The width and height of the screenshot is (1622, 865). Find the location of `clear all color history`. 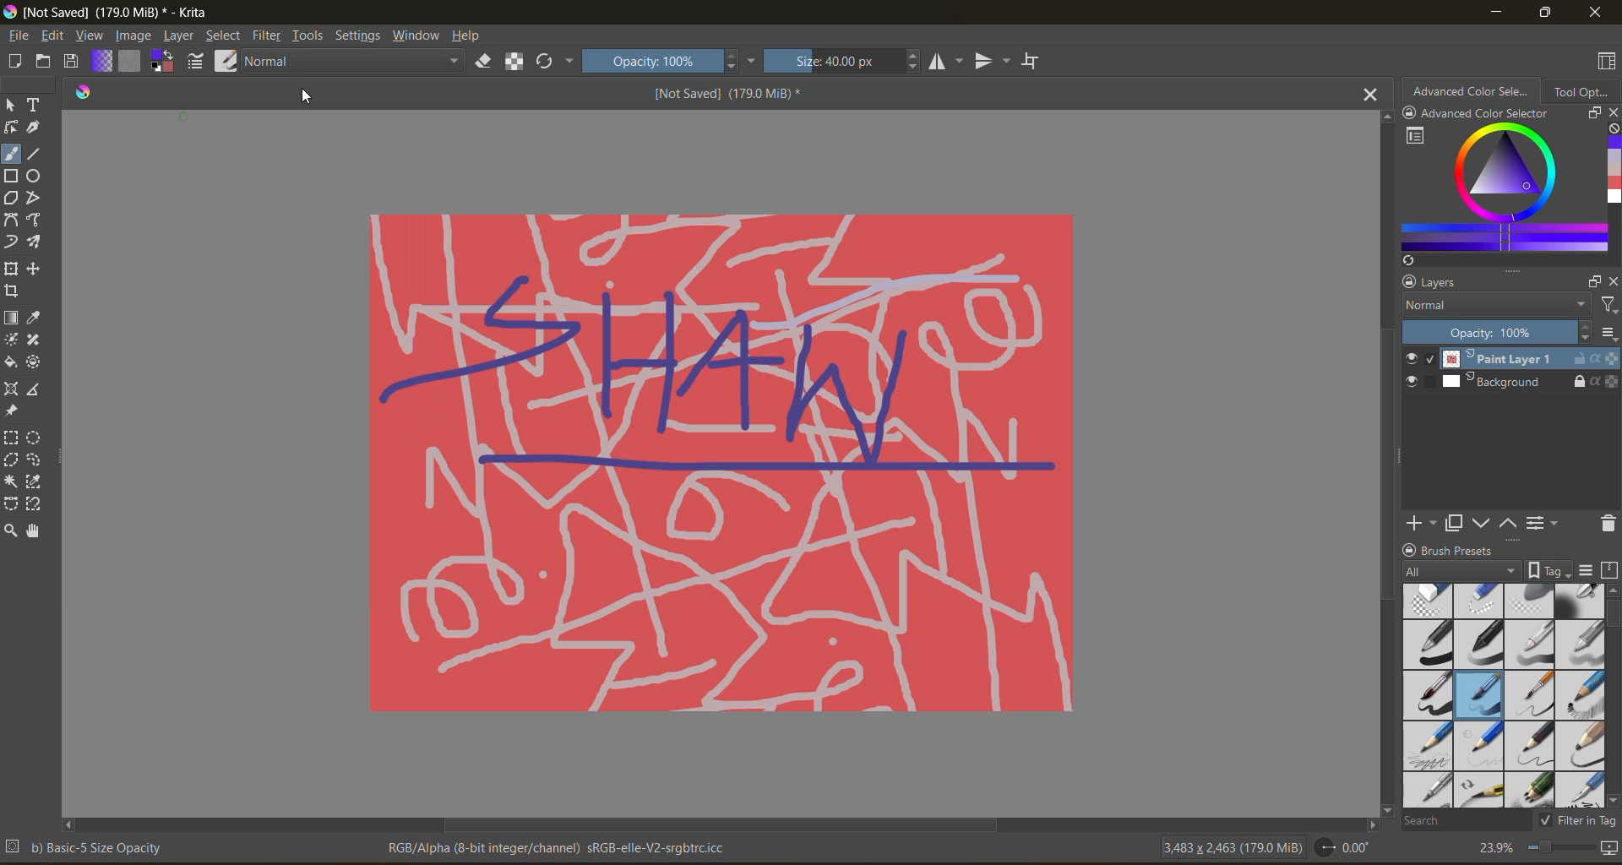

clear all color history is located at coordinates (1612, 130).